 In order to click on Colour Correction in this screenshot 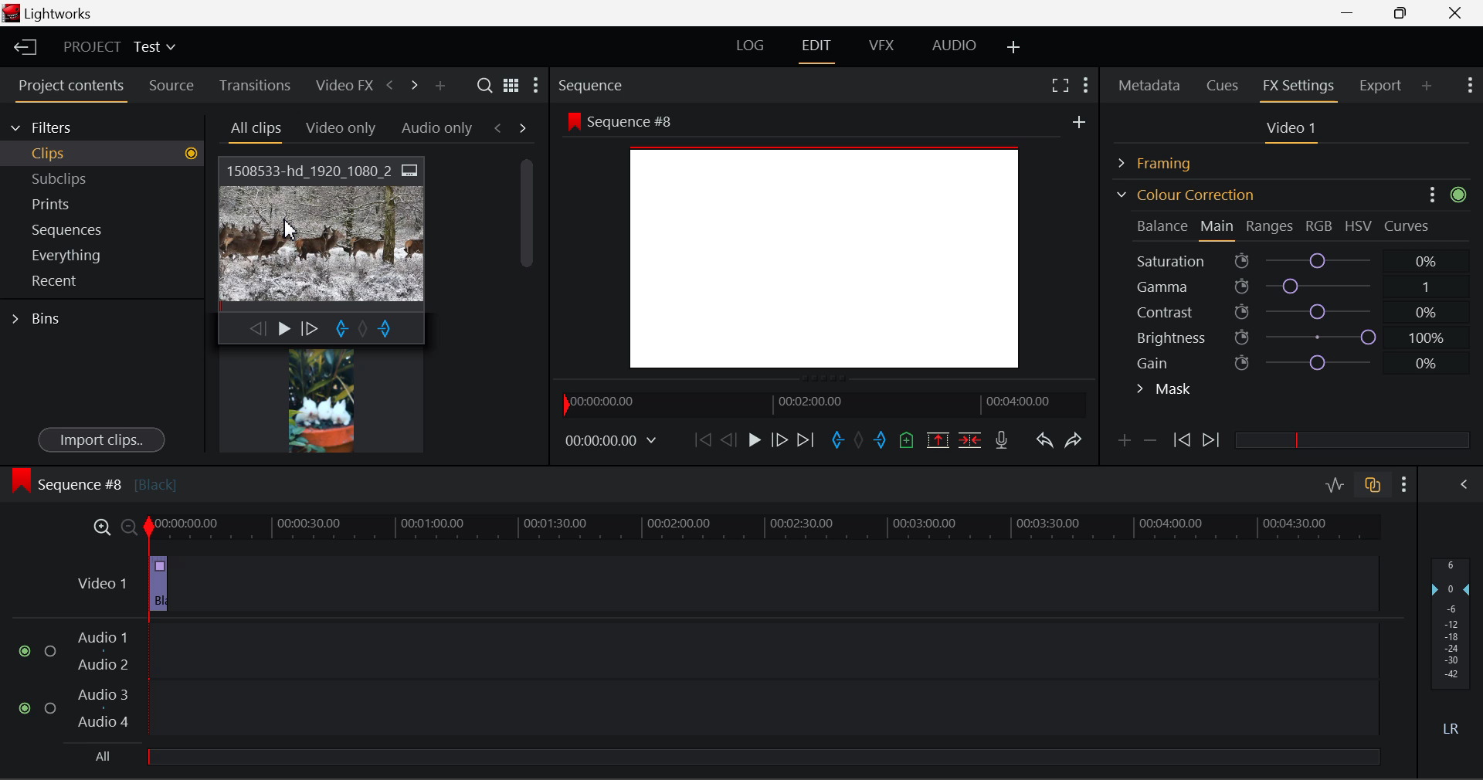, I will do `click(1185, 195)`.